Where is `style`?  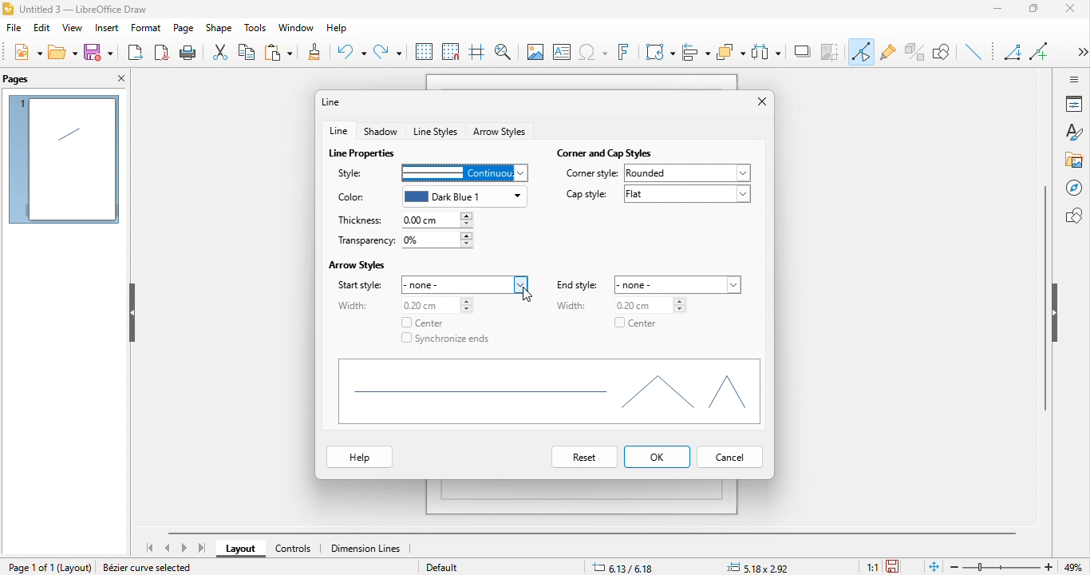
style is located at coordinates (354, 172).